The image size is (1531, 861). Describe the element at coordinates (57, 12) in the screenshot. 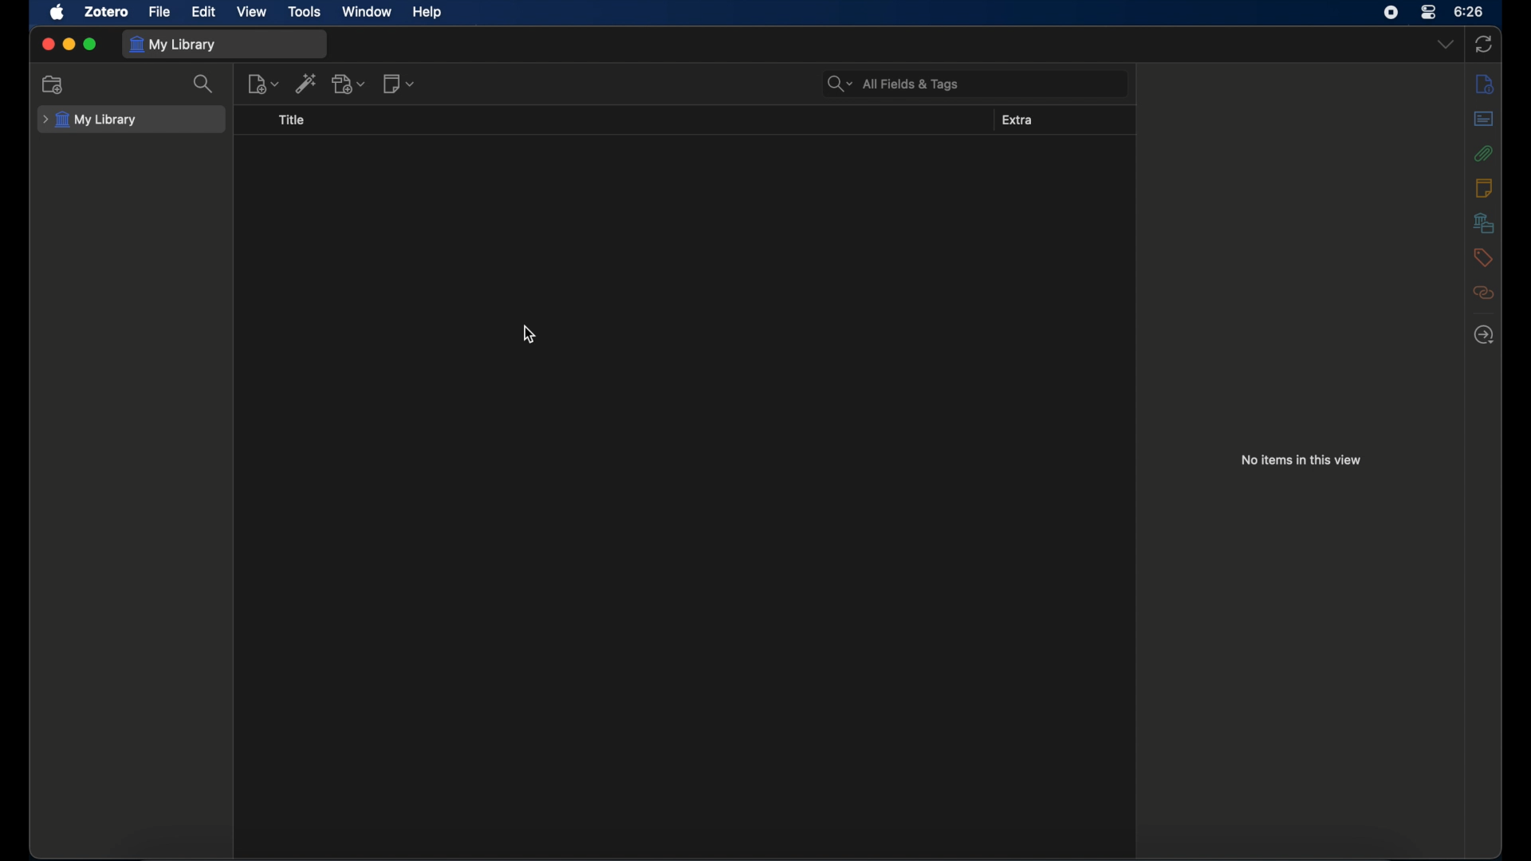

I see `apple icon` at that location.